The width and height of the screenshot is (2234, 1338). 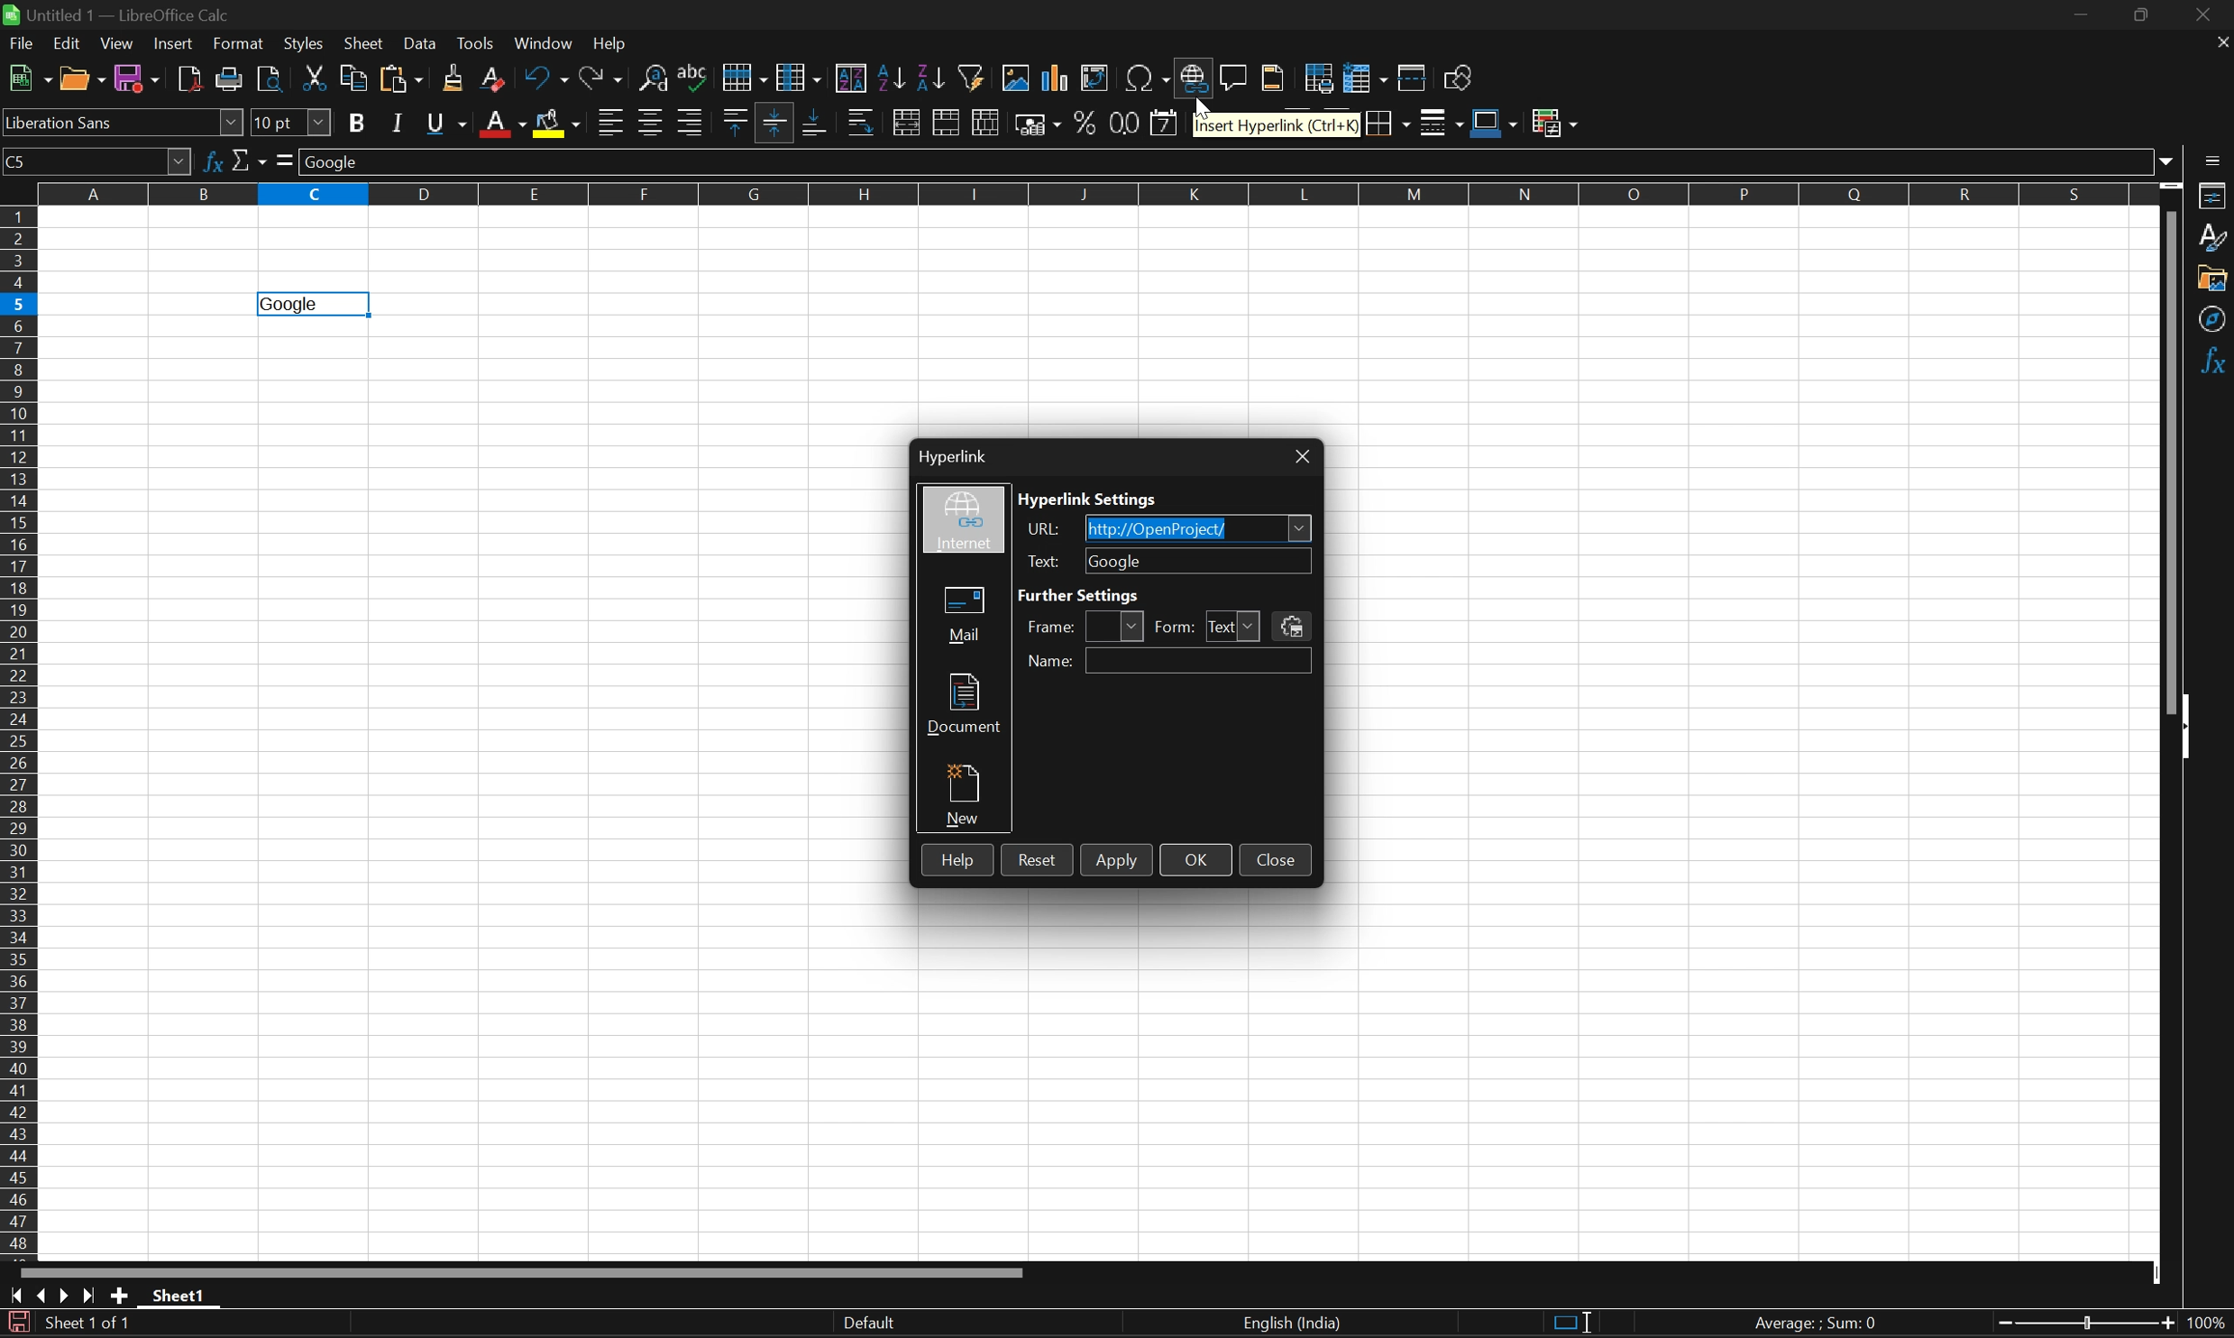 What do you see at coordinates (1085, 122) in the screenshot?
I see `Format as percent` at bounding box center [1085, 122].